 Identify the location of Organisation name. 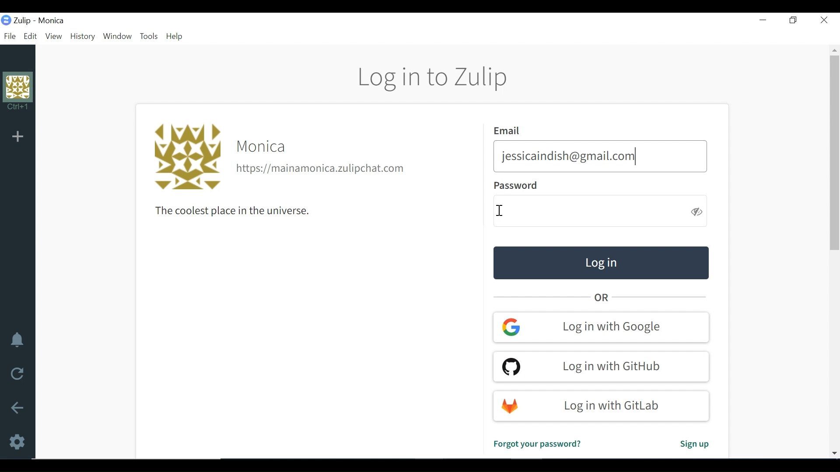
(52, 21).